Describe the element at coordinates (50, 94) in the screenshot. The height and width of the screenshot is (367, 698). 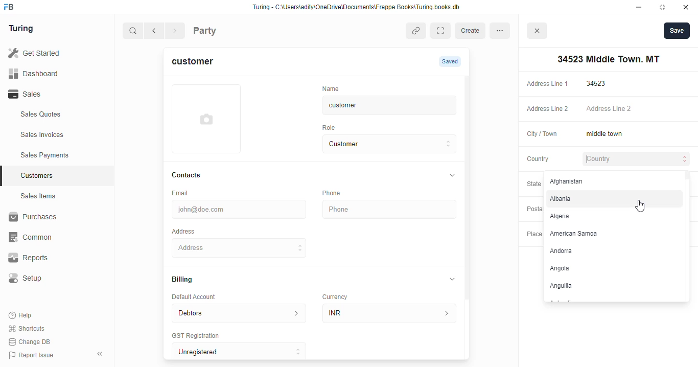
I see `Sales` at that location.